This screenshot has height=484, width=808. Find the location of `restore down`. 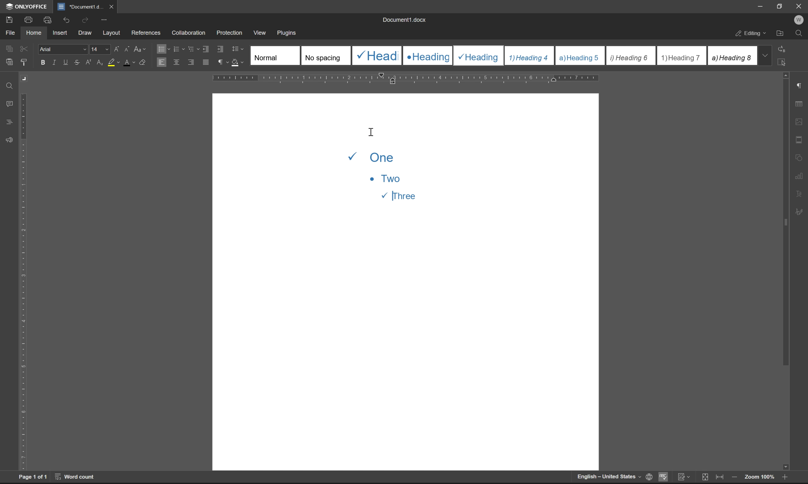

restore down is located at coordinates (781, 6).